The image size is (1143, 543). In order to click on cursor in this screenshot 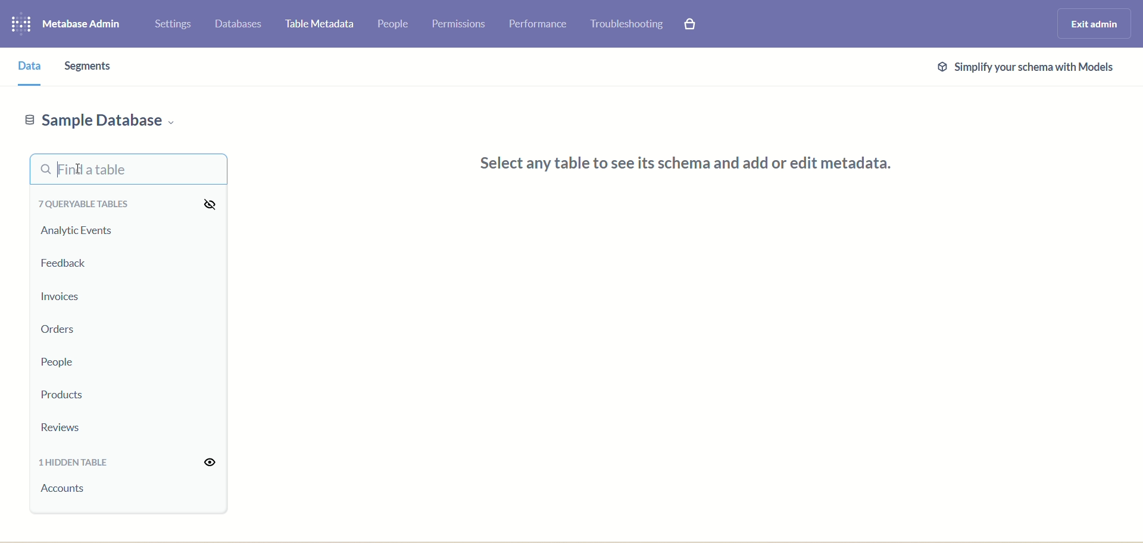, I will do `click(81, 167)`.